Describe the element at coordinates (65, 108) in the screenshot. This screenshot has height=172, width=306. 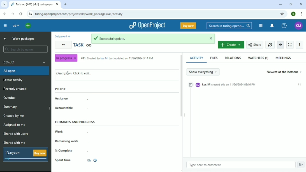
I see `Accountable` at that location.